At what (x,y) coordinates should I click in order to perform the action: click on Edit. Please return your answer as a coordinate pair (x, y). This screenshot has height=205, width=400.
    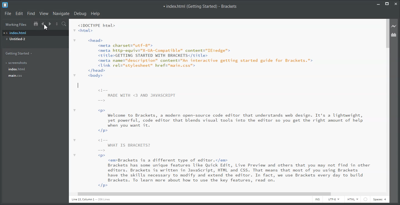
    Looking at the image, I should click on (19, 14).